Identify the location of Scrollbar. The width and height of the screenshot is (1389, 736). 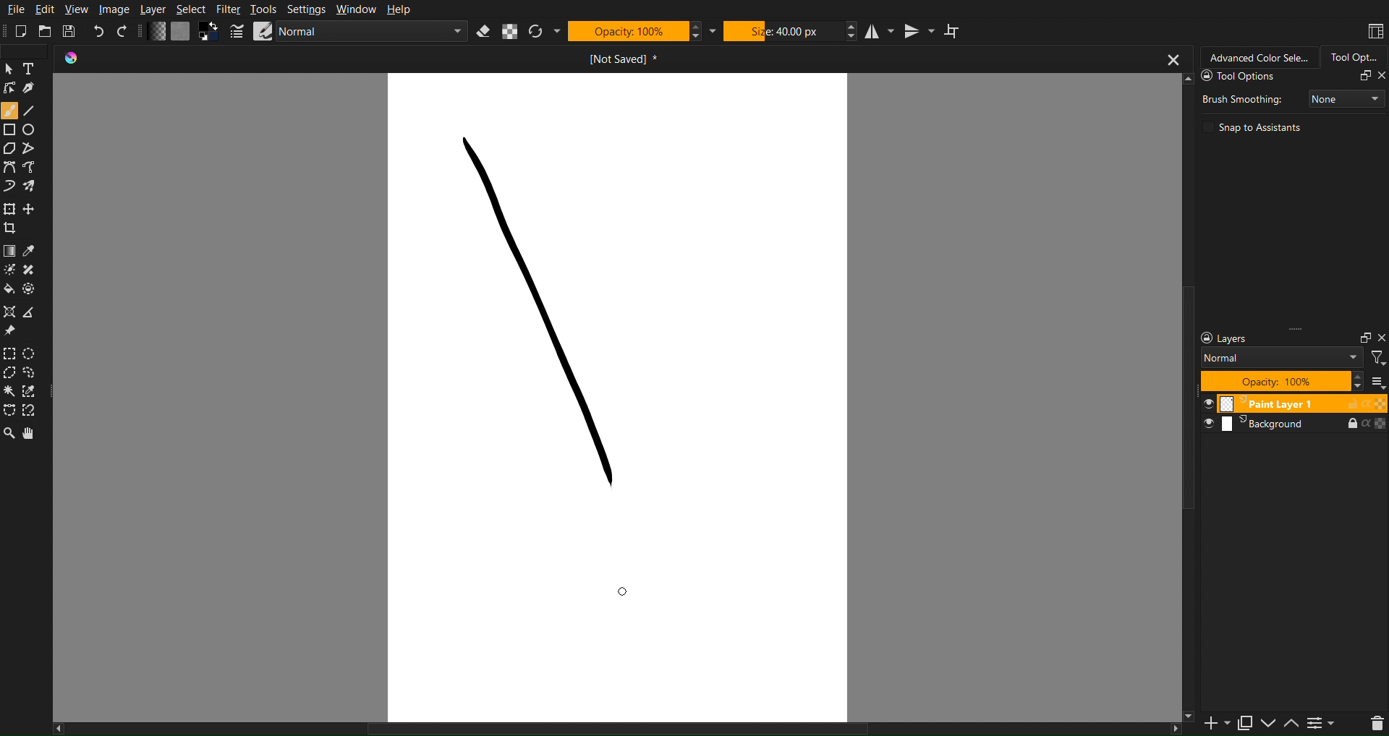
(1184, 398).